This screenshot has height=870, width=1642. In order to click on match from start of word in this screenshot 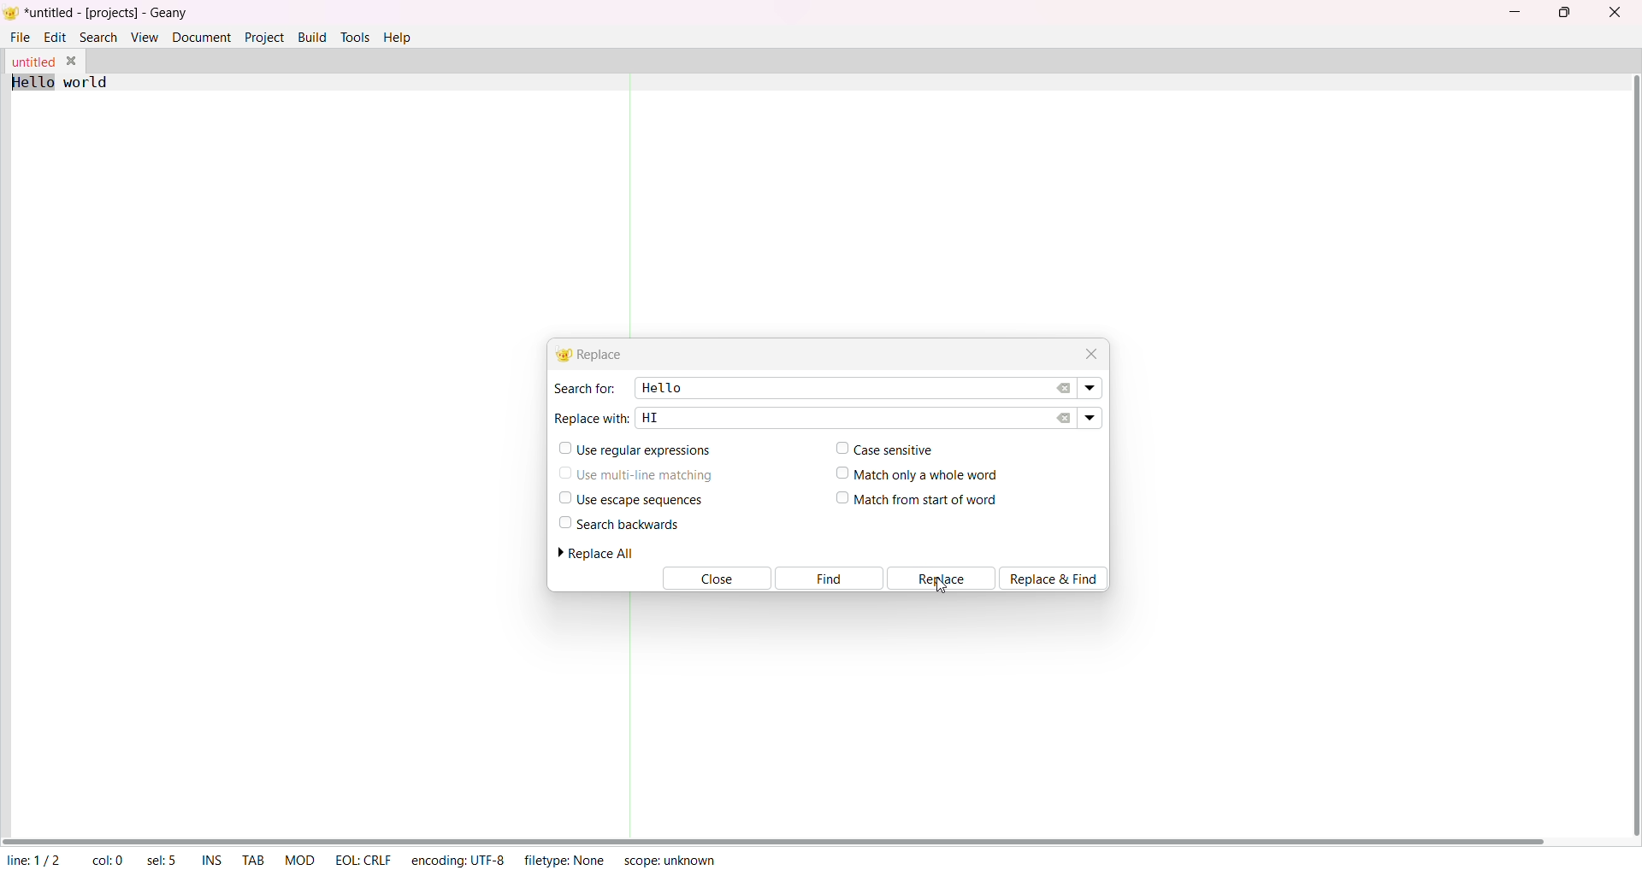, I will do `click(918, 501)`.